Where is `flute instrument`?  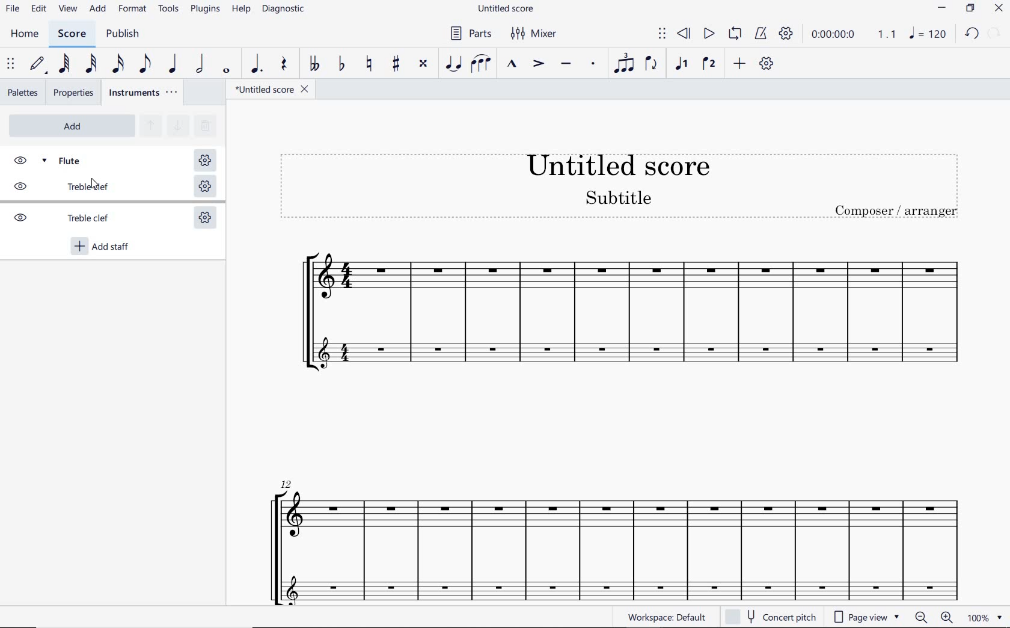 flute instrument is located at coordinates (611, 521).